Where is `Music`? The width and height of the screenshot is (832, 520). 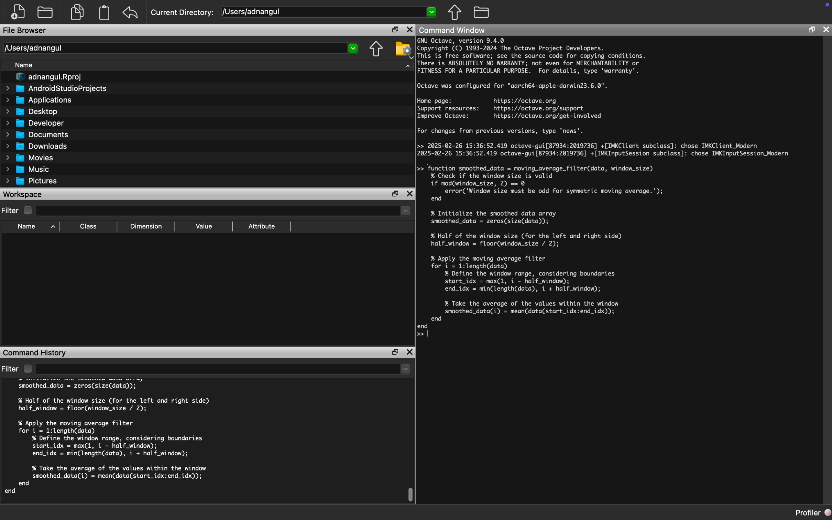
Music is located at coordinates (28, 169).